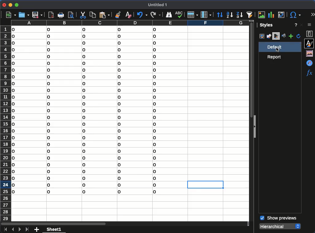  I want to click on hierarchical , so click(281, 226).